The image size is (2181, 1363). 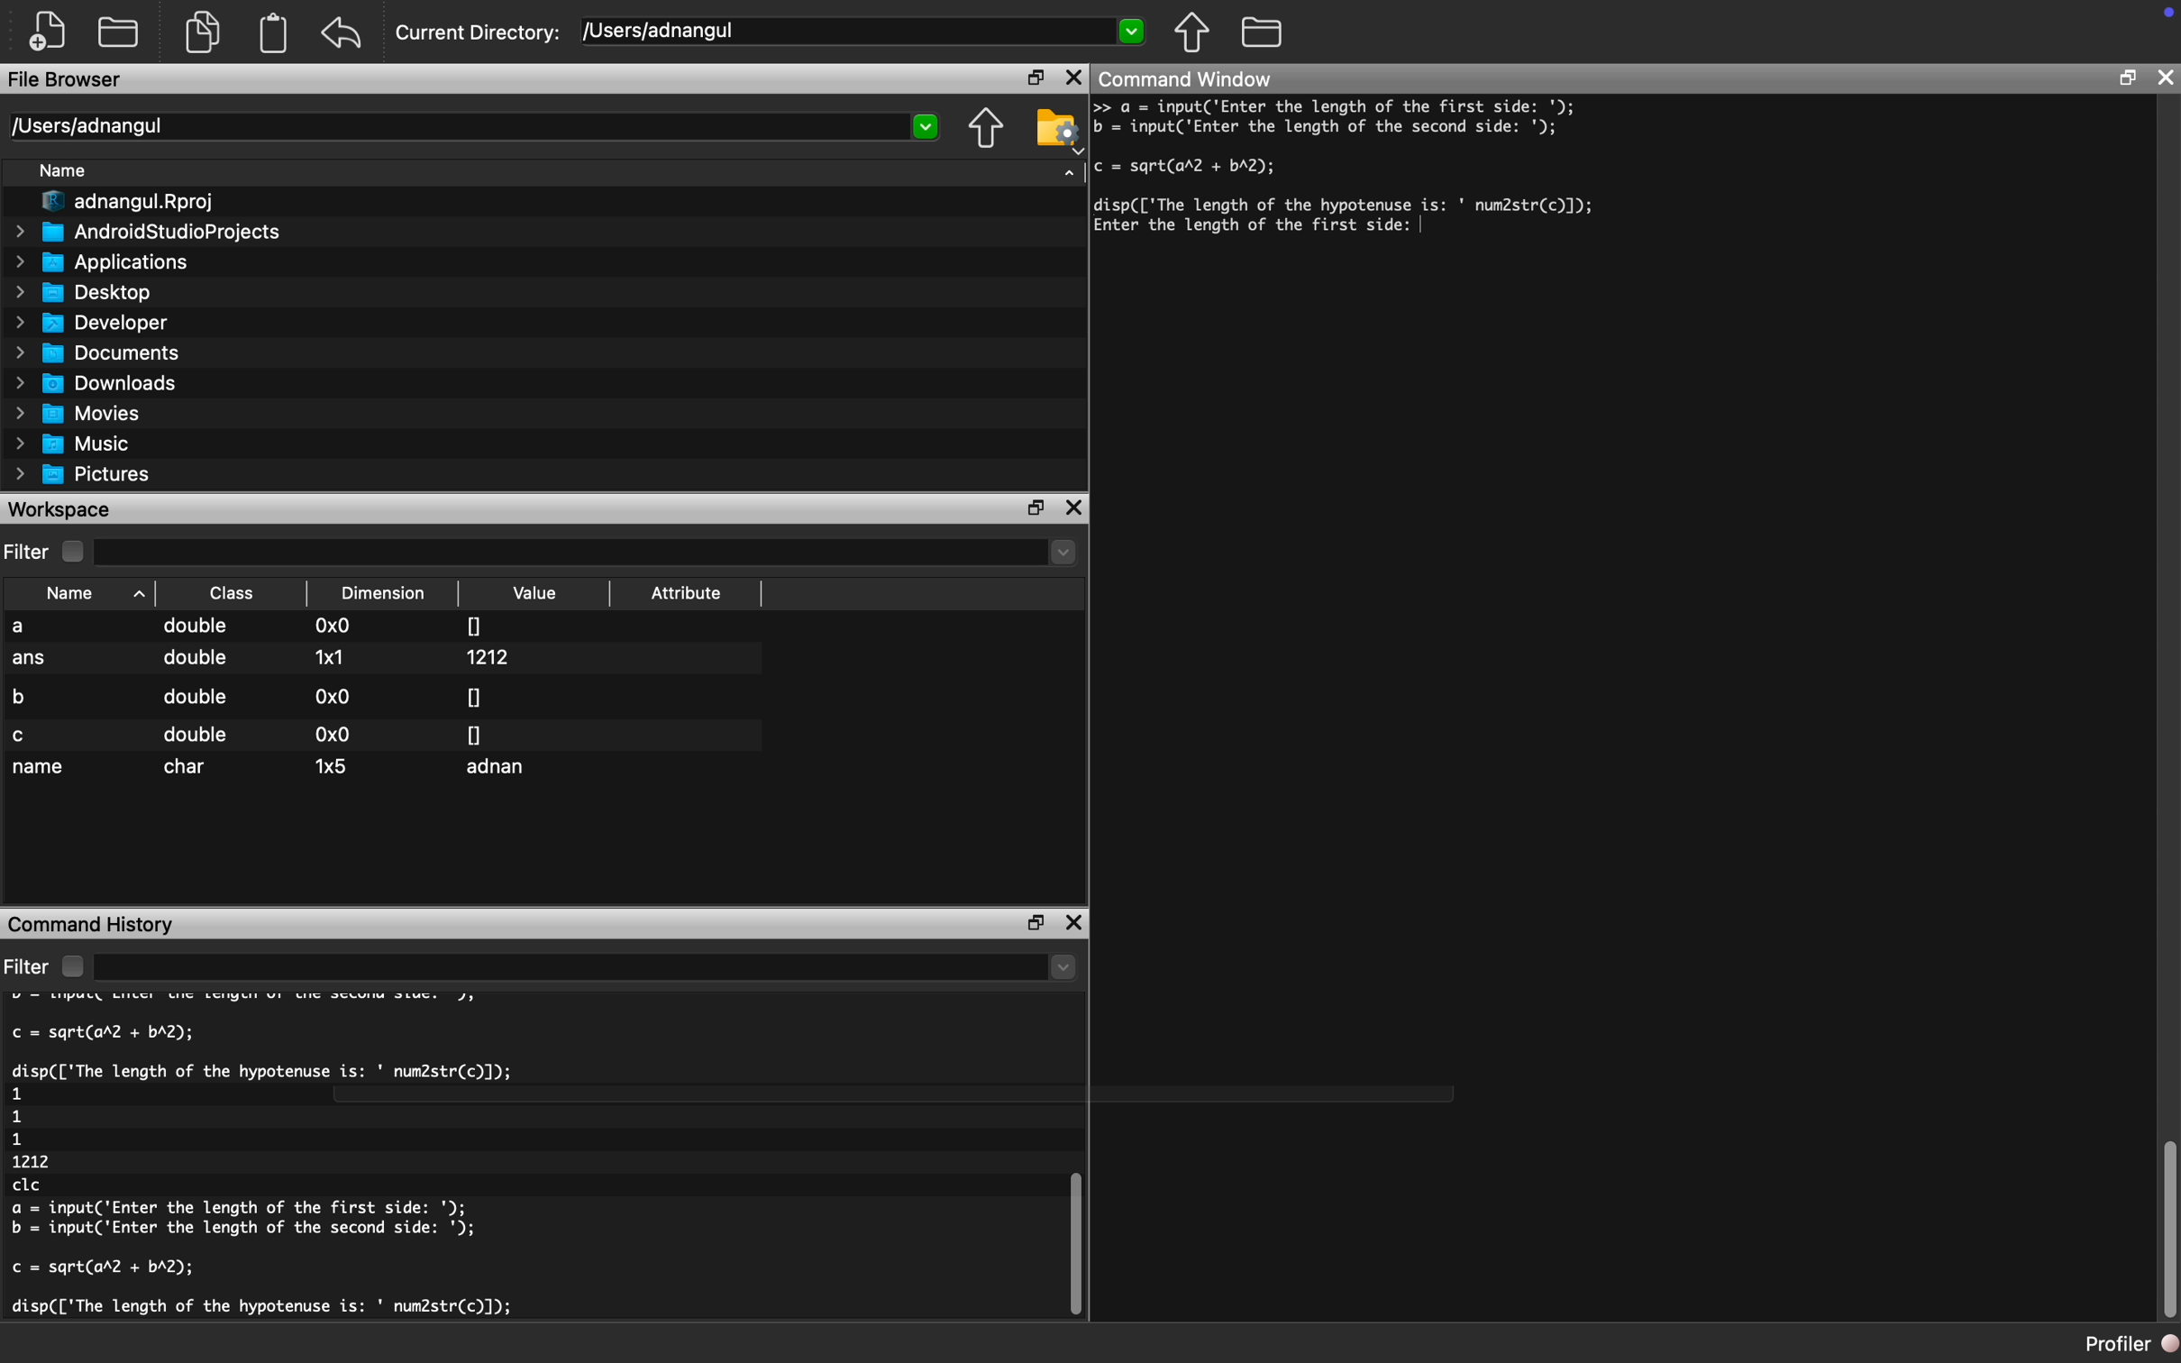 I want to click on double, so click(x=198, y=628).